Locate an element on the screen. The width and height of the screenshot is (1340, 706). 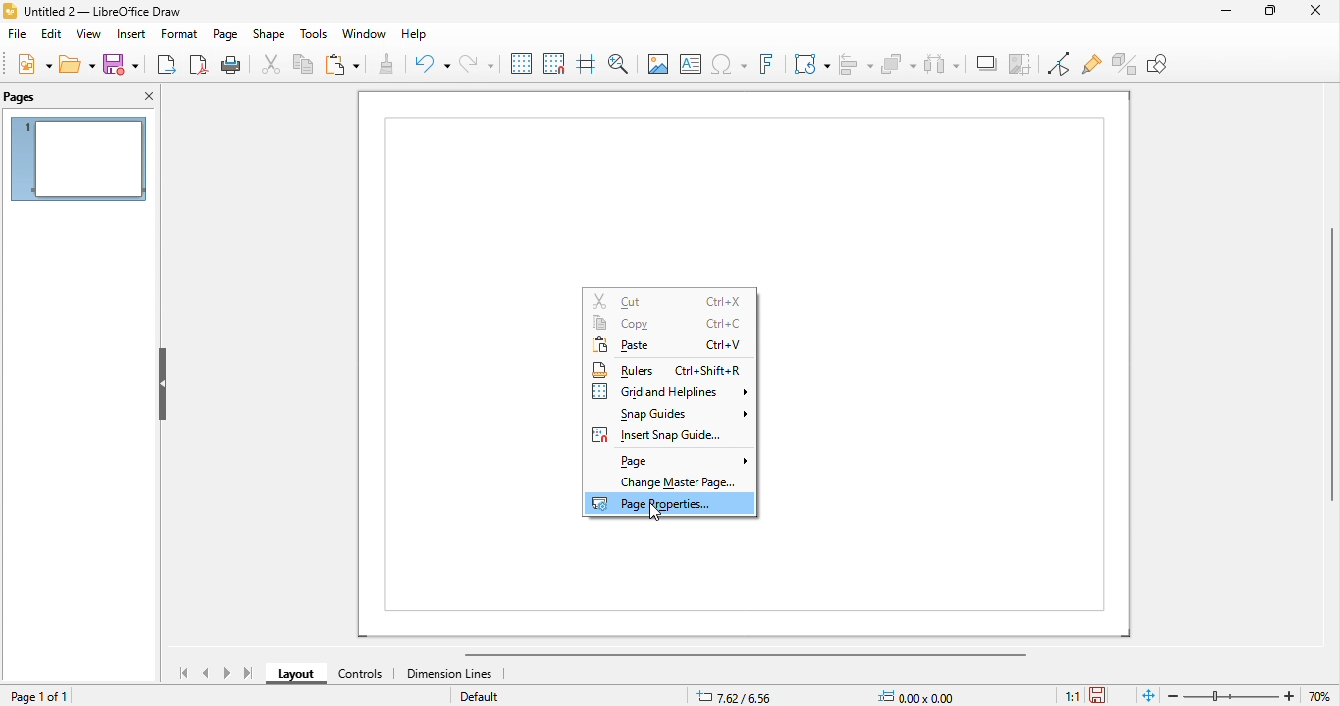
change master page is located at coordinates (669, 482).